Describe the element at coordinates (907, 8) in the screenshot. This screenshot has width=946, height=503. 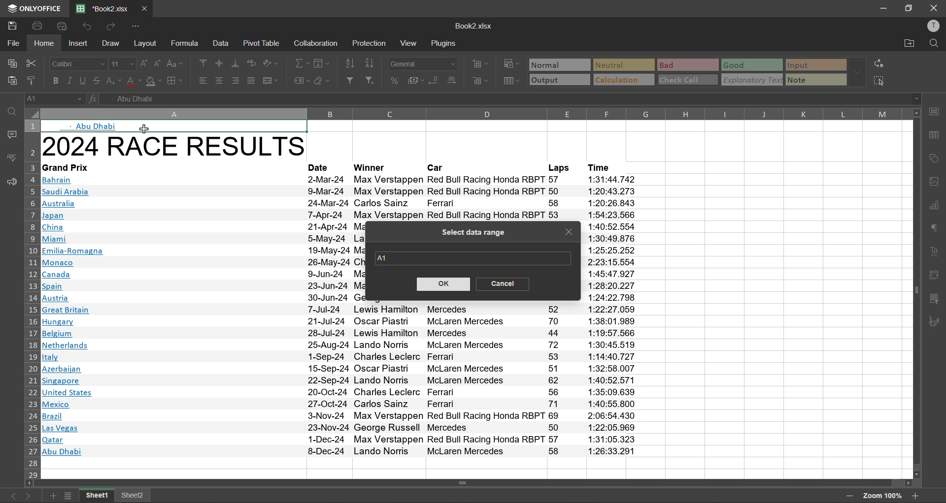
I see `maximize` at that location.